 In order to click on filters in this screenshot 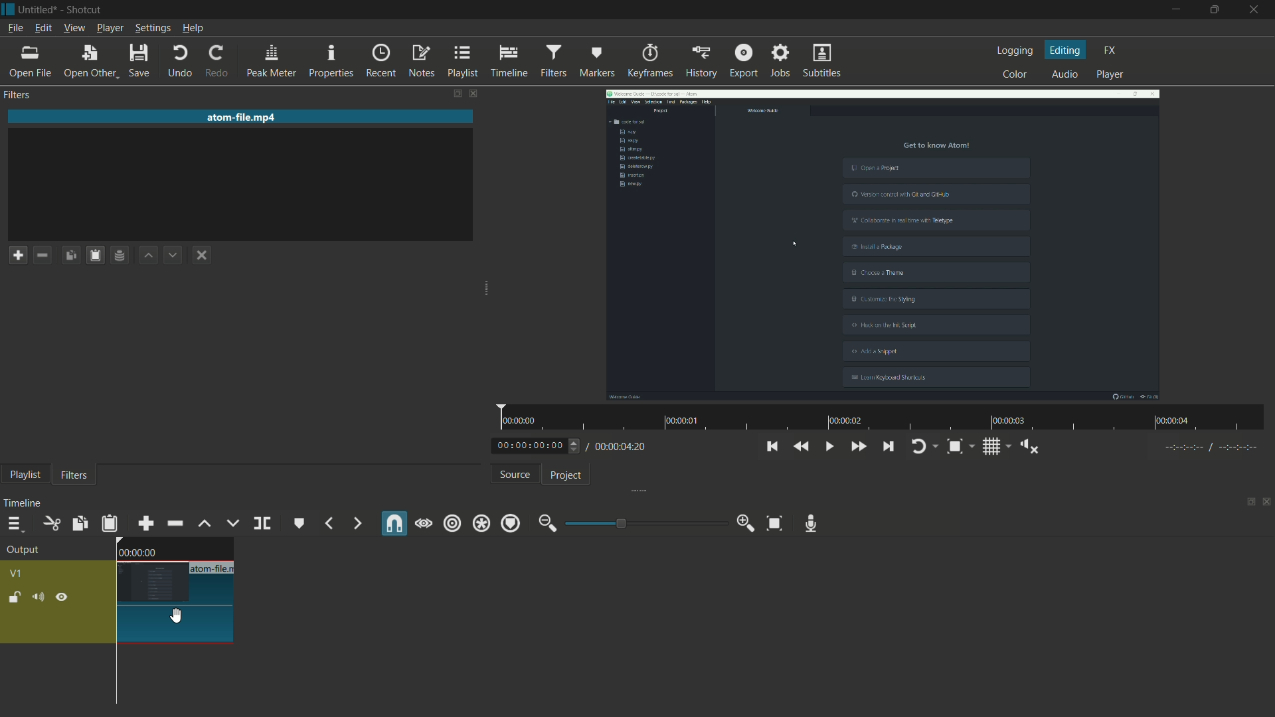, I will do `click(17, 96)`.